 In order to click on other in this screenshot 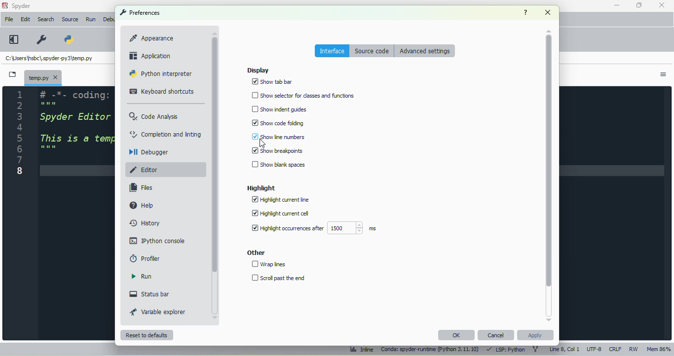, I will do `click(256, 253)`.